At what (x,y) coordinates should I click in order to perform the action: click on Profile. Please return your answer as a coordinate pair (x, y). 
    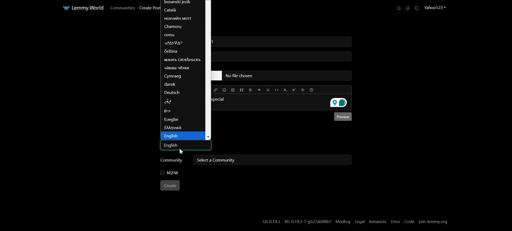
    Looking at the image, I should click on (437, 7).